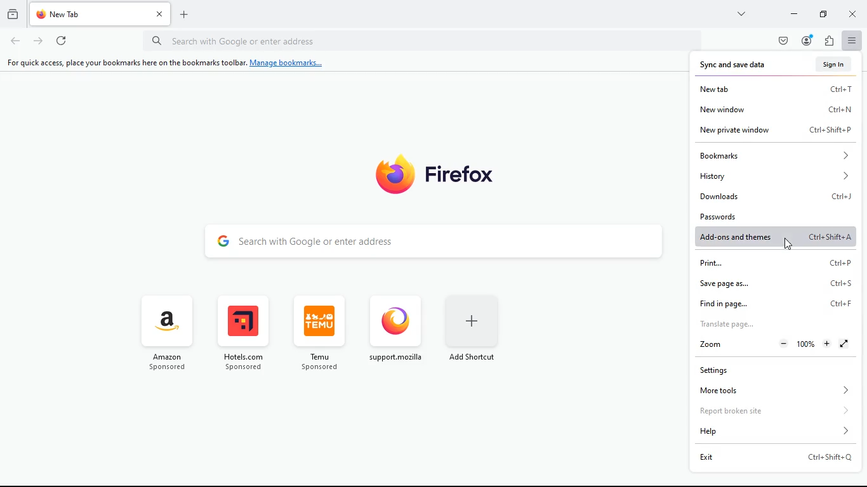 Image resolution: width=867 pixels, height=487 pixels. I want to click on Manage bookmarks., so click(289, 63).